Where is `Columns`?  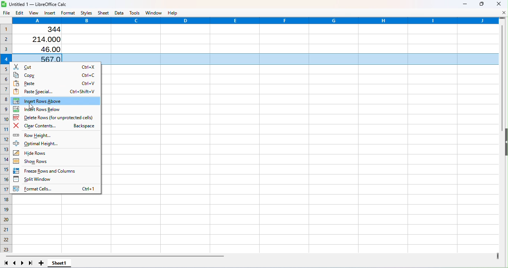
Columns is located at coordinates (256, 20).